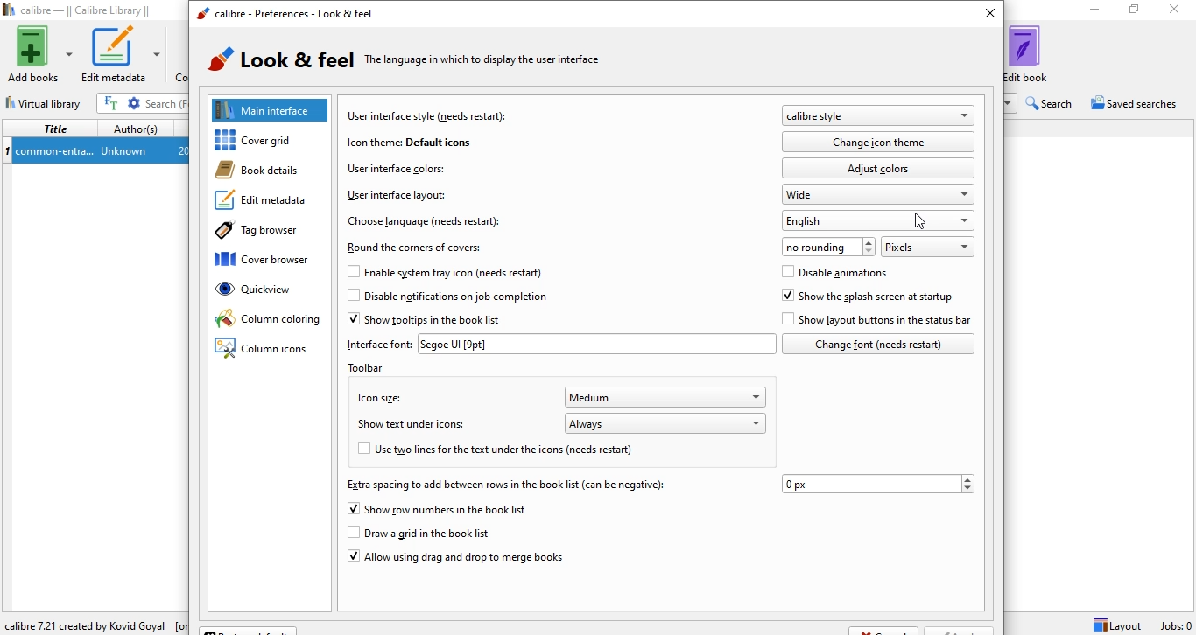  Describe the element at coordinates (166, 103) in the screenshot. I see `Search bar` at that location.